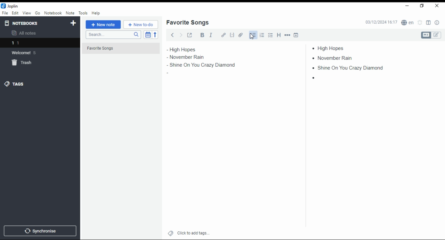 Image resolution: width=445 pixels, height=240 pixels. Describe the element at coordinates (103, 25) in the screenshot. I see `new note` at that location.